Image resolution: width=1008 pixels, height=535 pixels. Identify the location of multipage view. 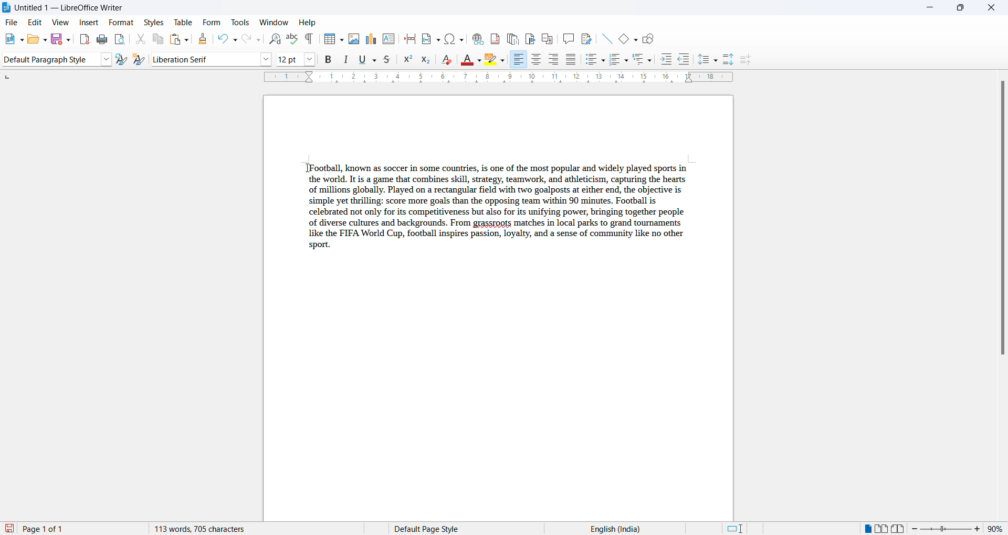
(883, 530).